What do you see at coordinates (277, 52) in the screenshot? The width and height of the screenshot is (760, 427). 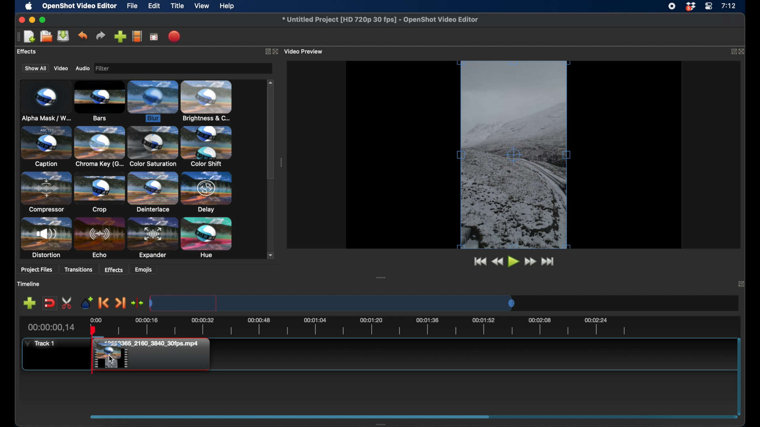 I see `close` at bounding box center [277, 52].